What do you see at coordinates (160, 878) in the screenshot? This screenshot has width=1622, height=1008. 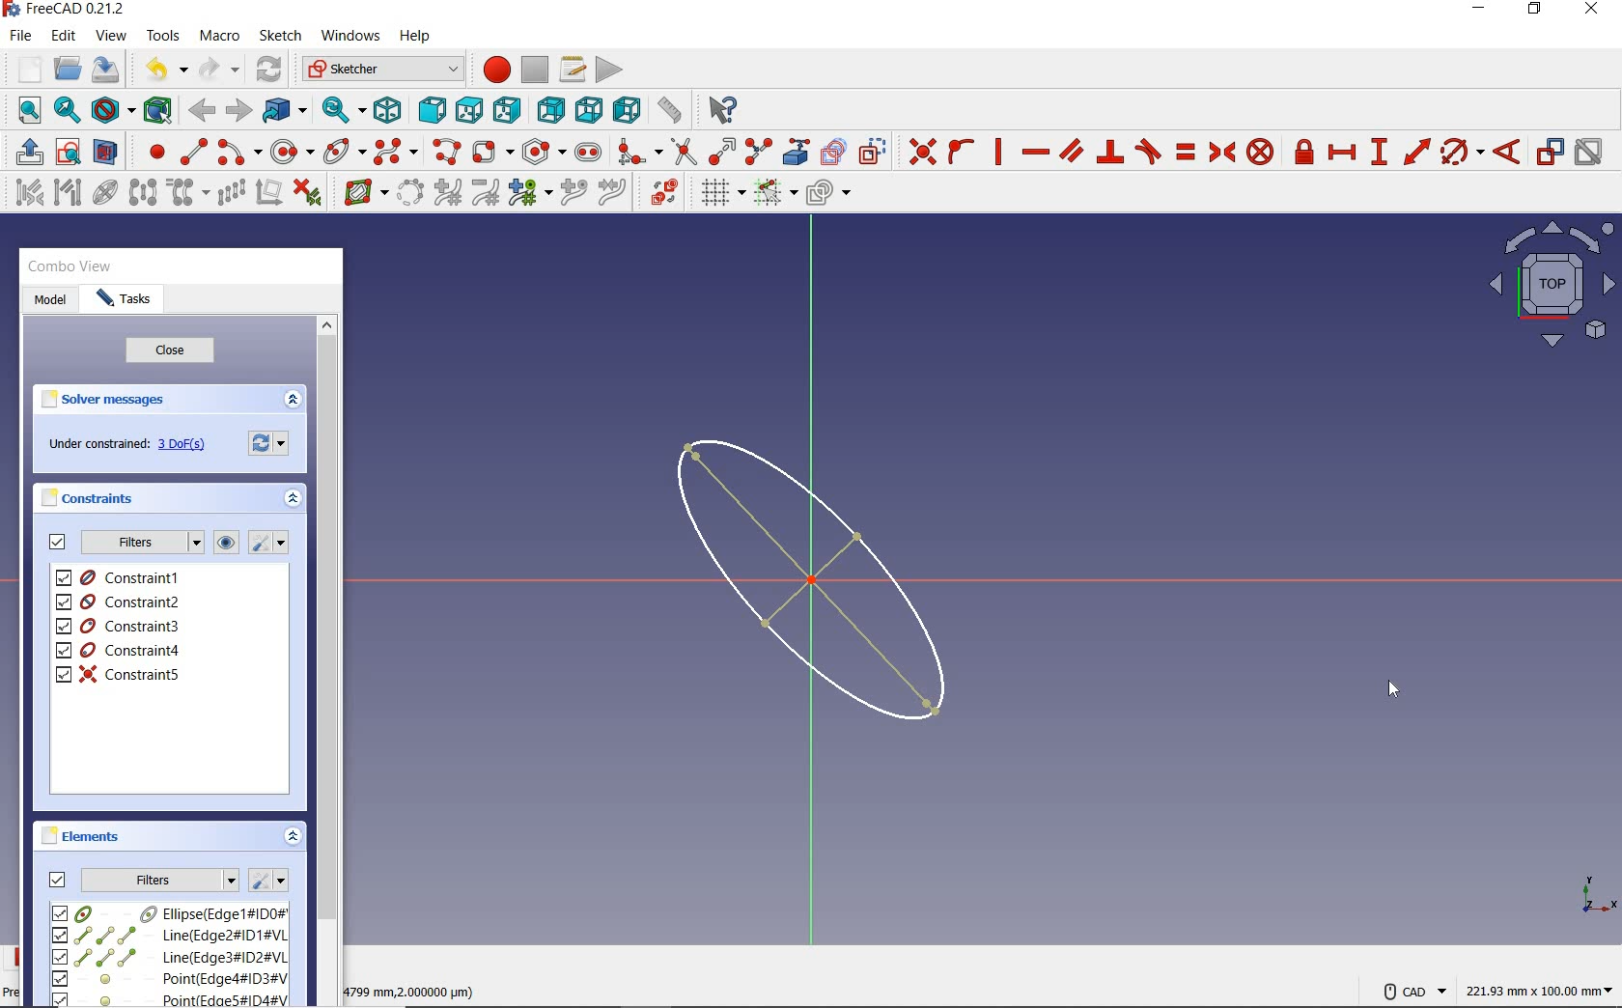 I see `filters` at bounding box center [160, 878].